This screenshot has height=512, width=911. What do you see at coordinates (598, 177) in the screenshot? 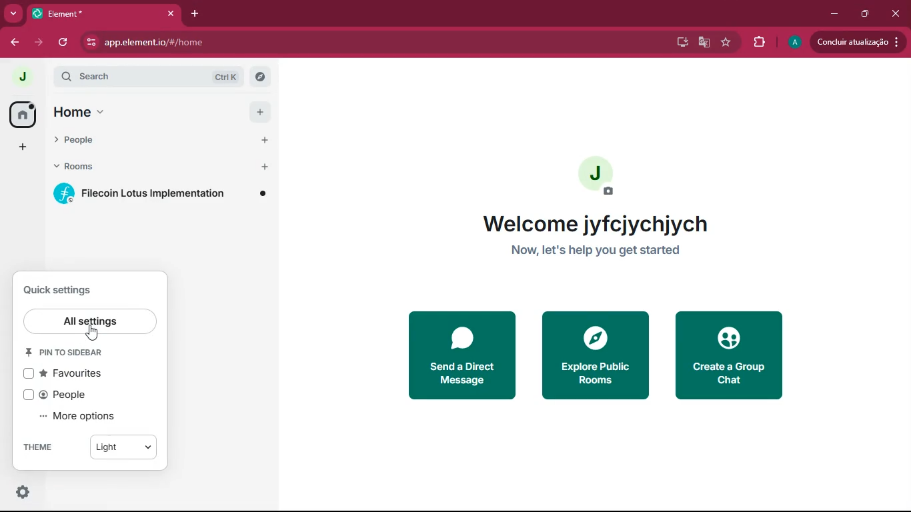
I see `profile picture` at bounding box center [598, 177].